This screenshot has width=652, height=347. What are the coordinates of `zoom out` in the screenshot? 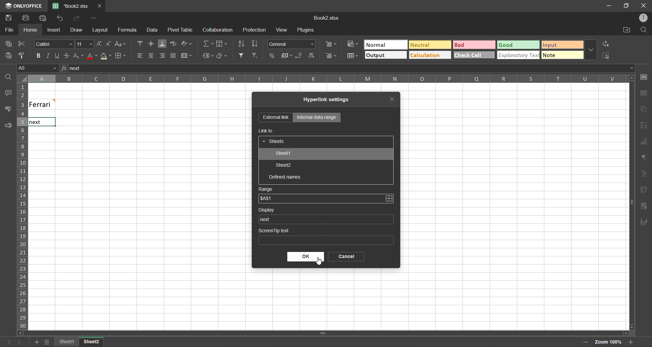 It's located at (584, 343).